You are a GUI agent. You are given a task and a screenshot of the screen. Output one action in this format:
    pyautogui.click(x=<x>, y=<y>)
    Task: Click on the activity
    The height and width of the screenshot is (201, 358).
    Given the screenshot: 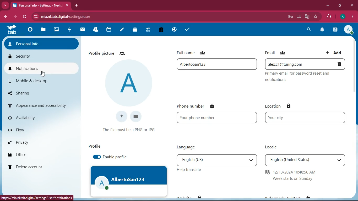 What is the action you would take?
    pyautogui.click(x=70, y=30)
    